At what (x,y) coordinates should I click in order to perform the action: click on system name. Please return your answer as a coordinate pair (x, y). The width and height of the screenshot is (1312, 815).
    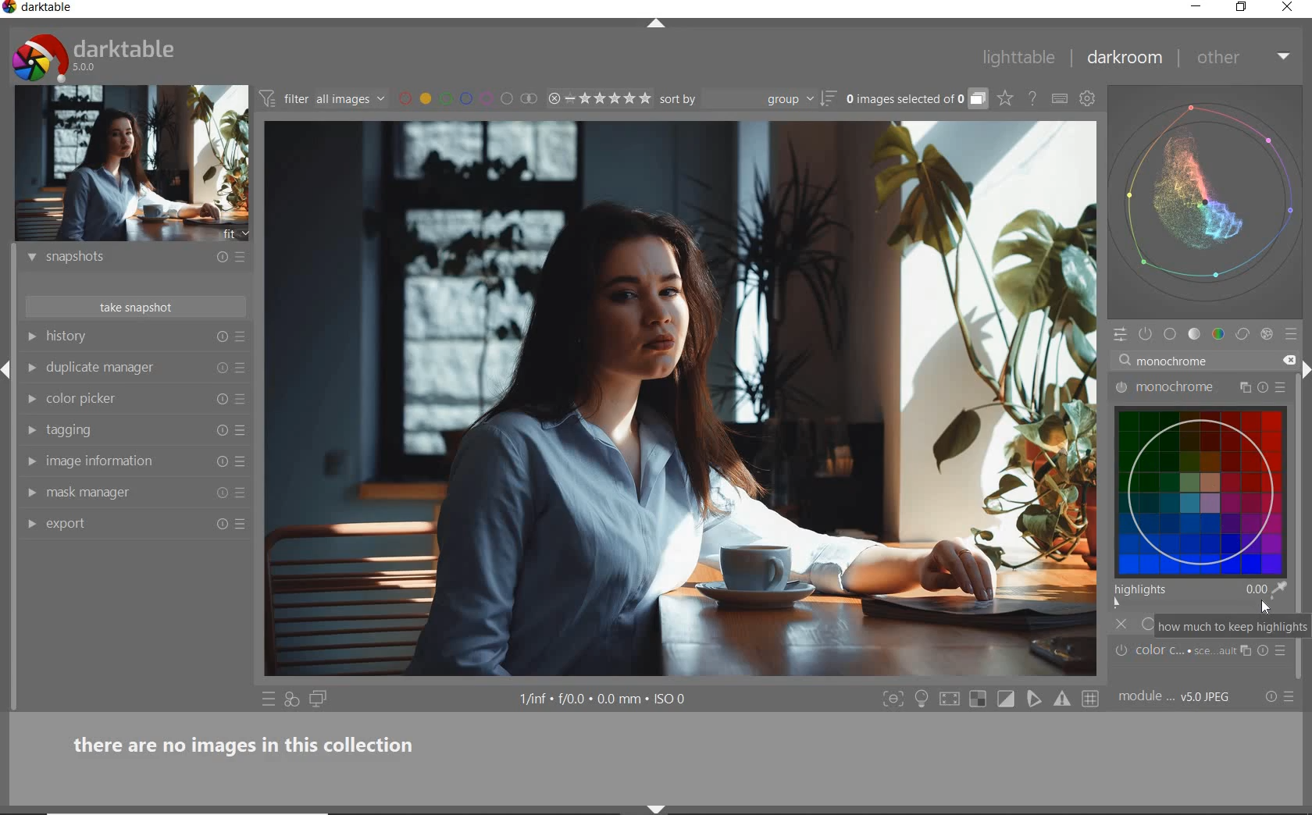
    Looking at the image, I should click on (39, 9).